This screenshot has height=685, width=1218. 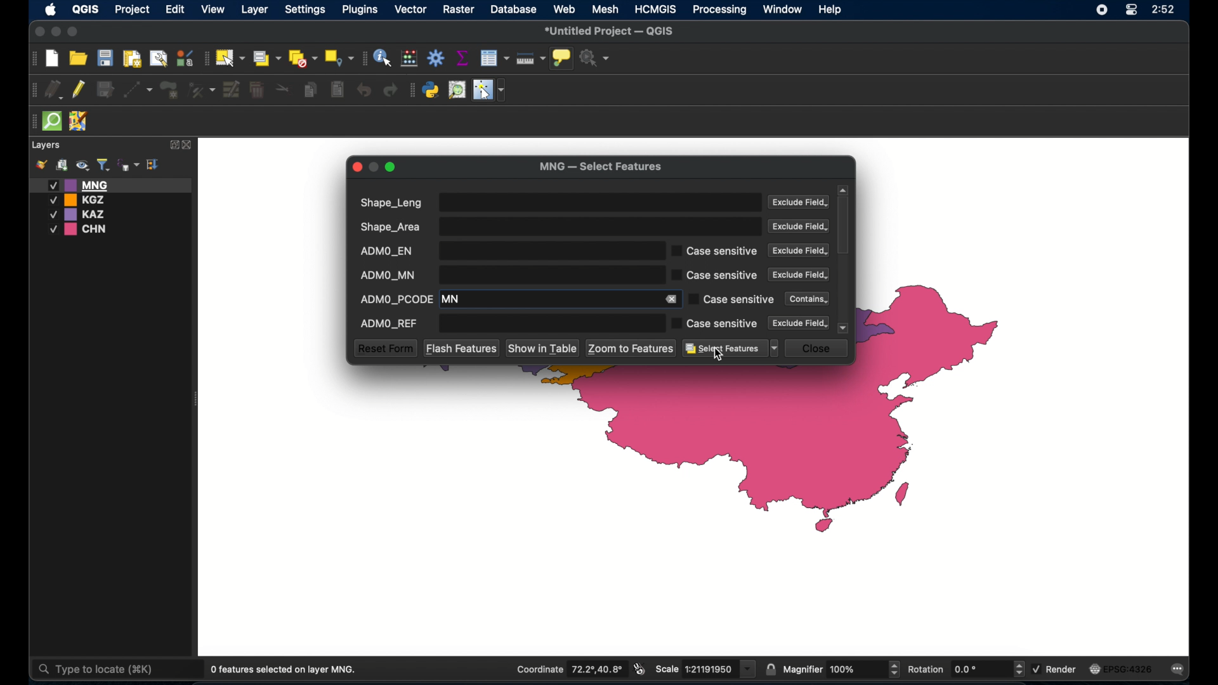 I want to click on exclude field, so click(x=799, y=226).